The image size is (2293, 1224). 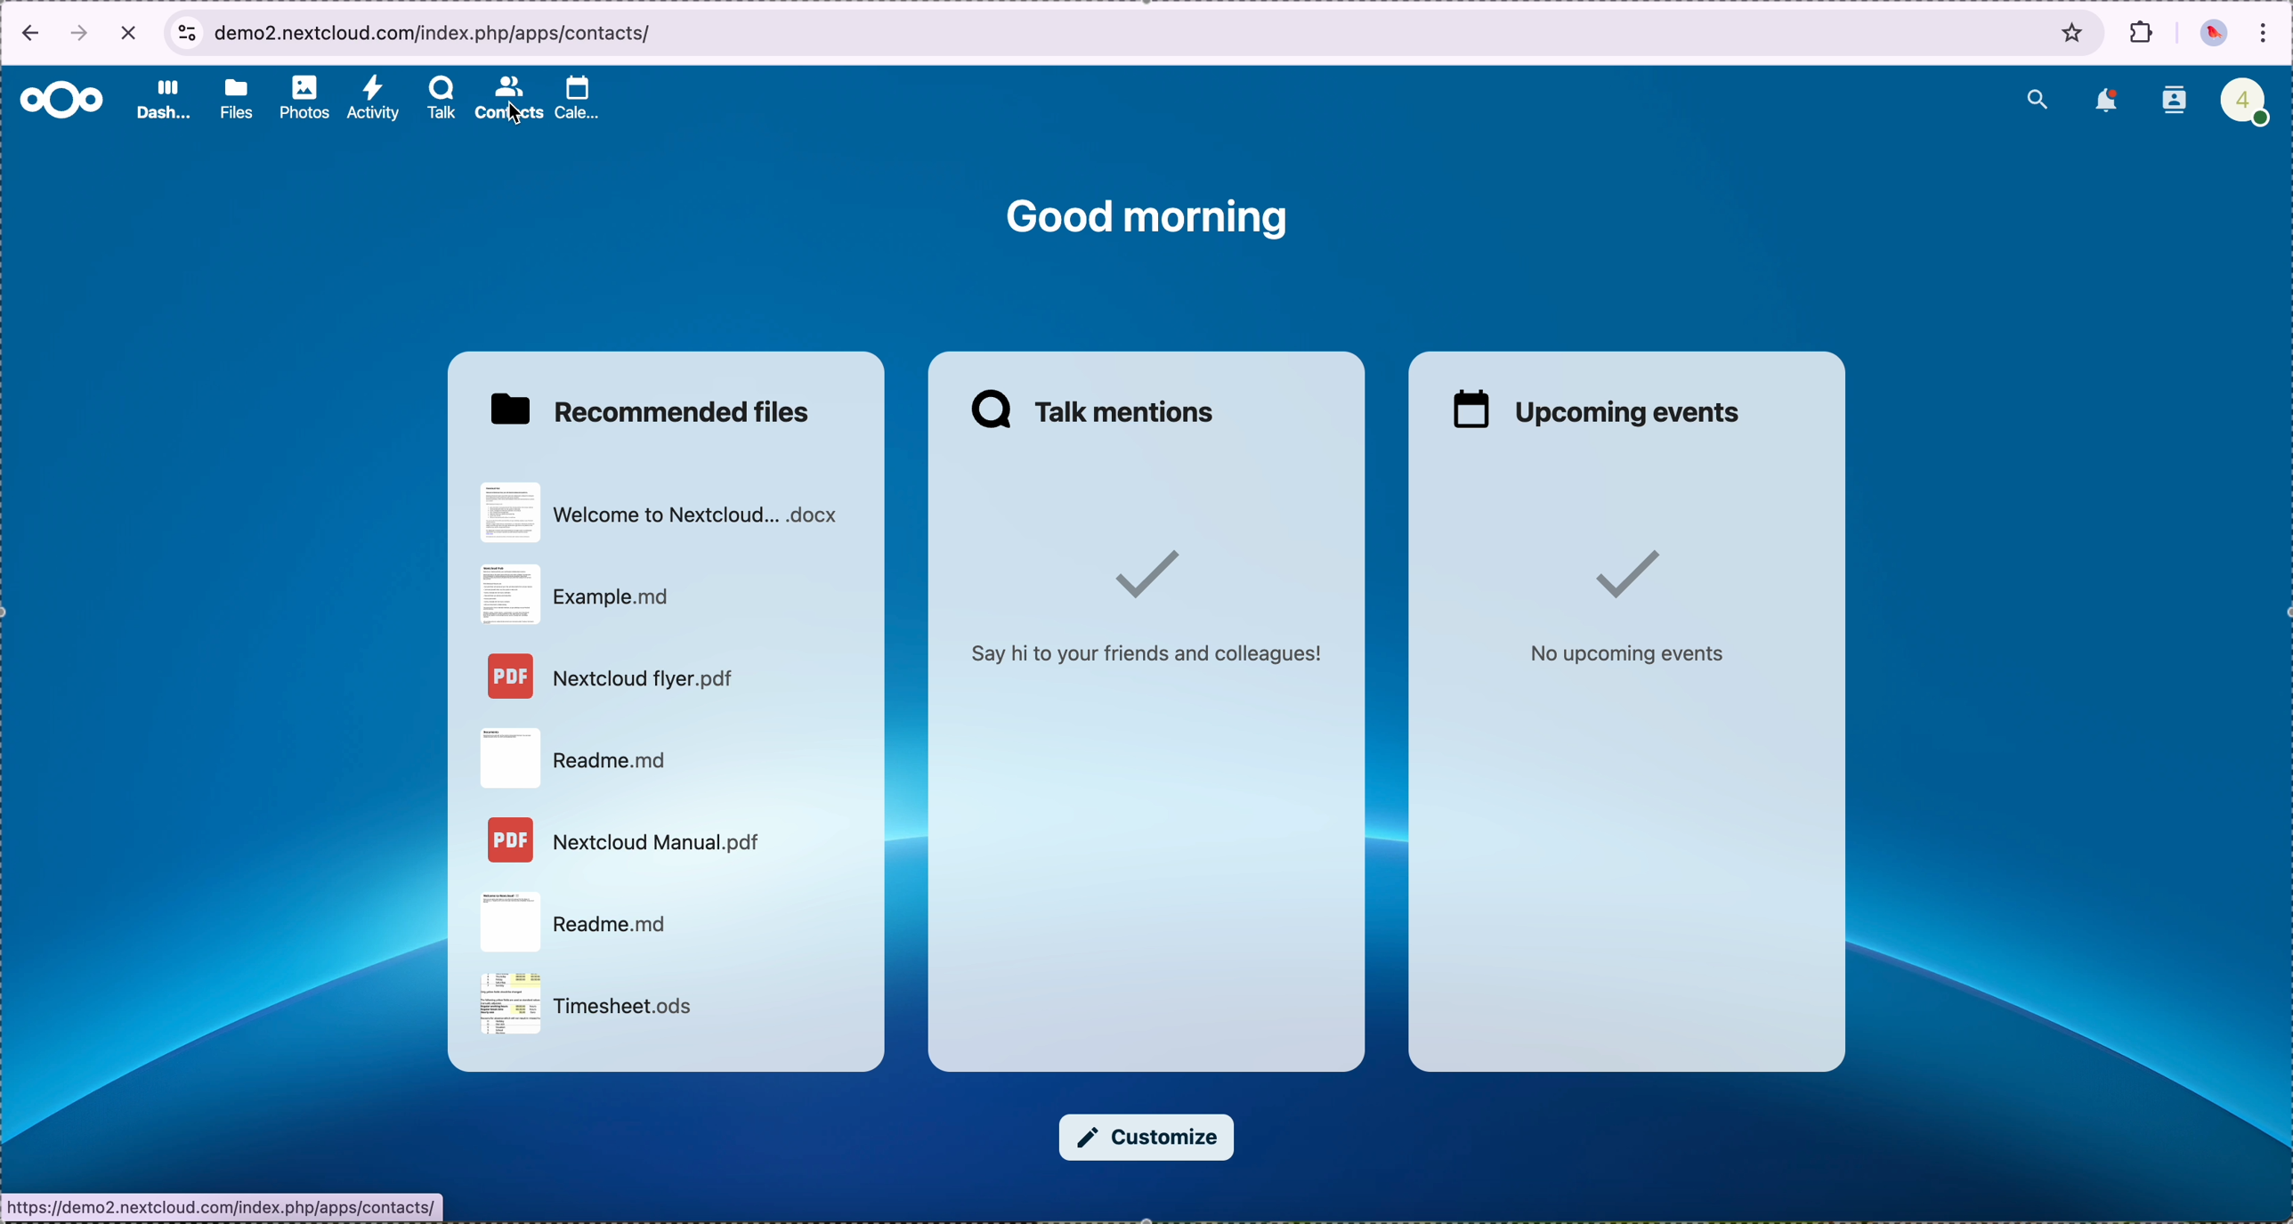 I want to click on controls, so click(x=185, y=29).